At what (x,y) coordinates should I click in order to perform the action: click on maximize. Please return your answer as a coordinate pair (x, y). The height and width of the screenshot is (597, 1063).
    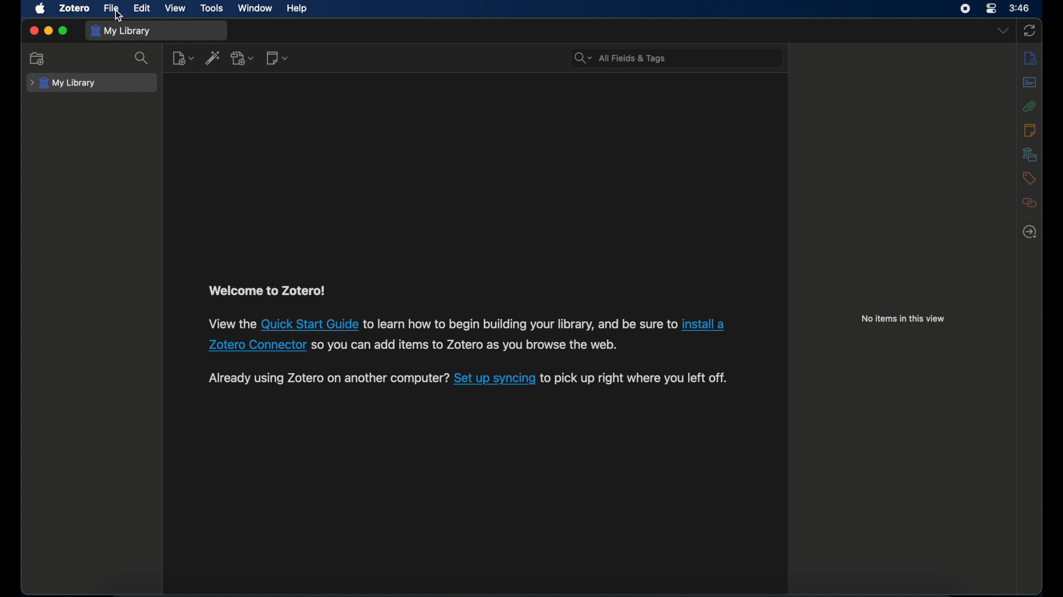
    Looking at the image, I should click on (63, 31).